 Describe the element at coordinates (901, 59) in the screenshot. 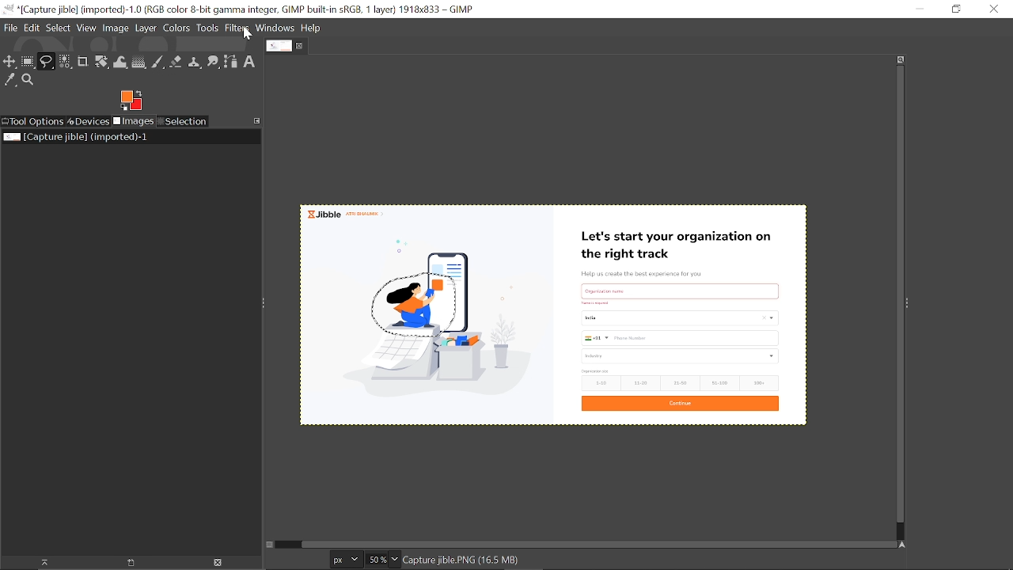

I see `Zoom when widow size changes` at that location.